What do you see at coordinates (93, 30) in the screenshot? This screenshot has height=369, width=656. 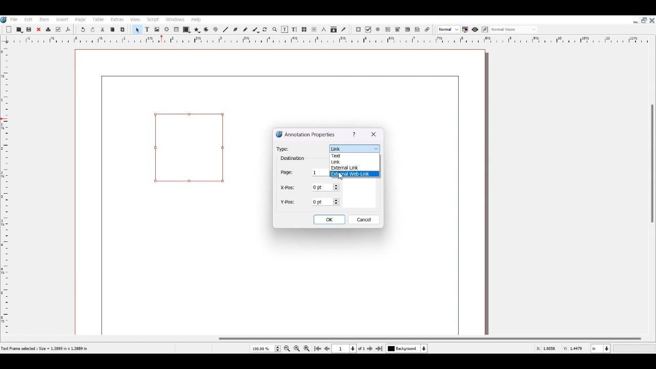 I see `Redo` at bounding box center [93, 30].